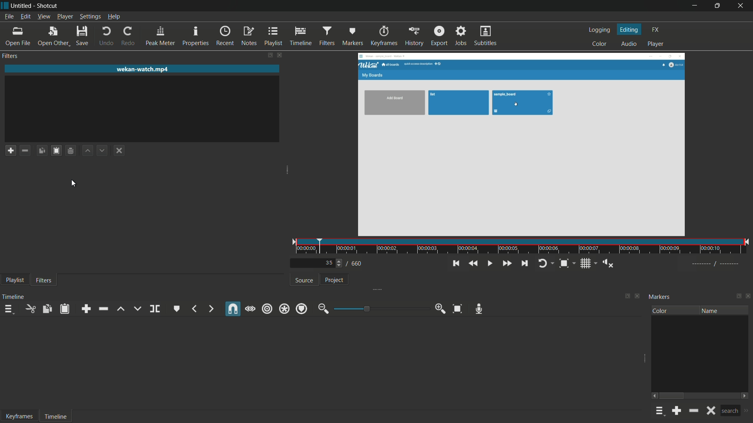  Describe the element at coordinates (43, 151) in the screenshot. I see `copy checked filters` at that location.